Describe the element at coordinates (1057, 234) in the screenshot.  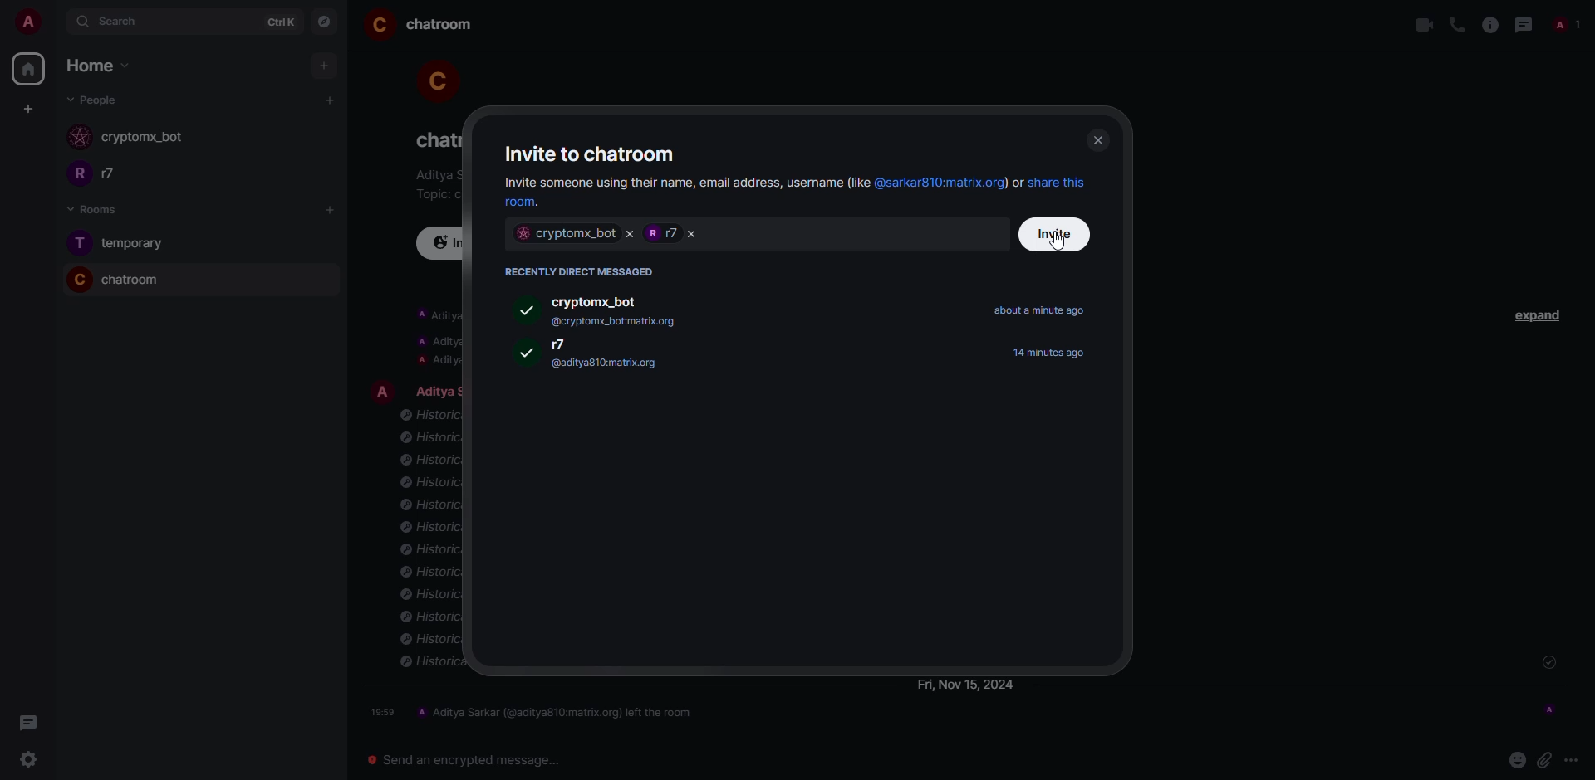
I see `invite` at that location.